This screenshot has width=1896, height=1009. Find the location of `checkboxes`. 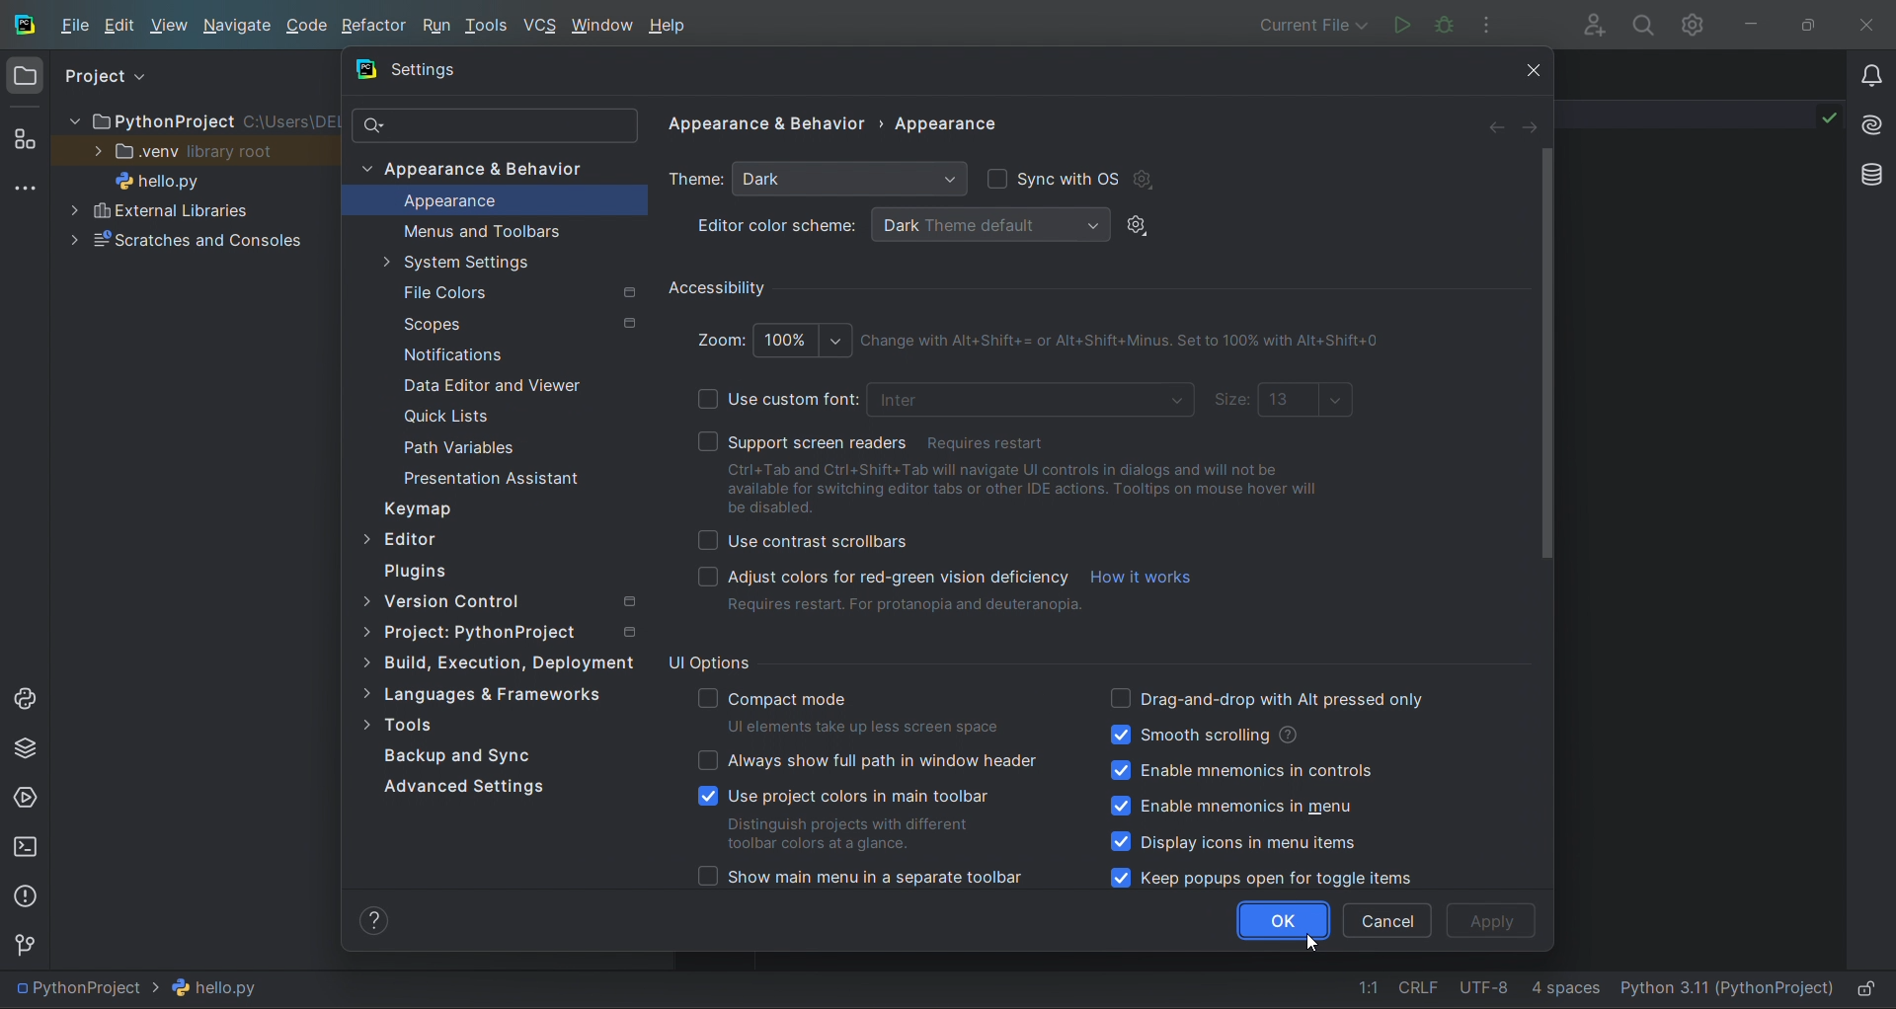

checkboxes is located at coordinates (703, 788).